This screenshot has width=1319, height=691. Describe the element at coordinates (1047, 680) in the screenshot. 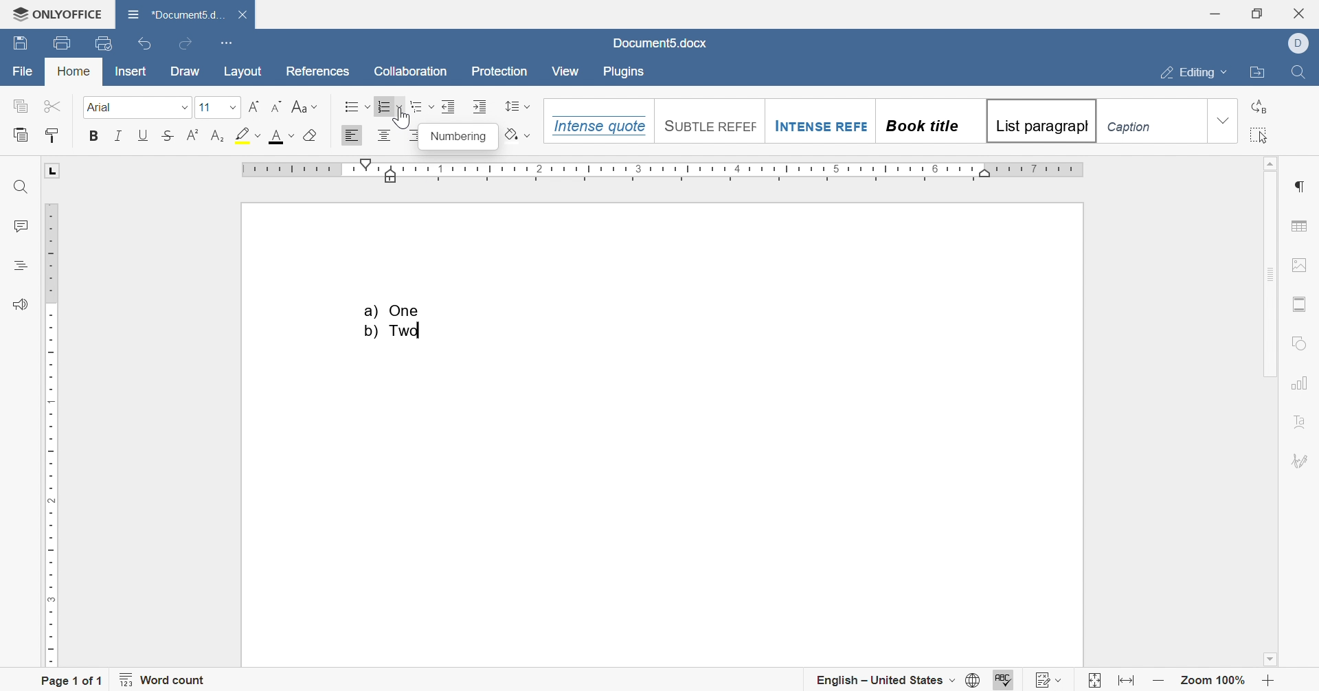

I see `track changes` at that location.